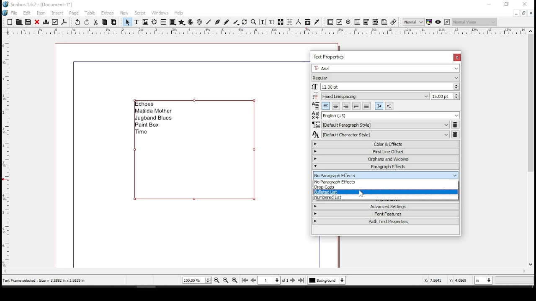 The image size is (536, 301). I want to click on scroll bar, so click(530, 151).